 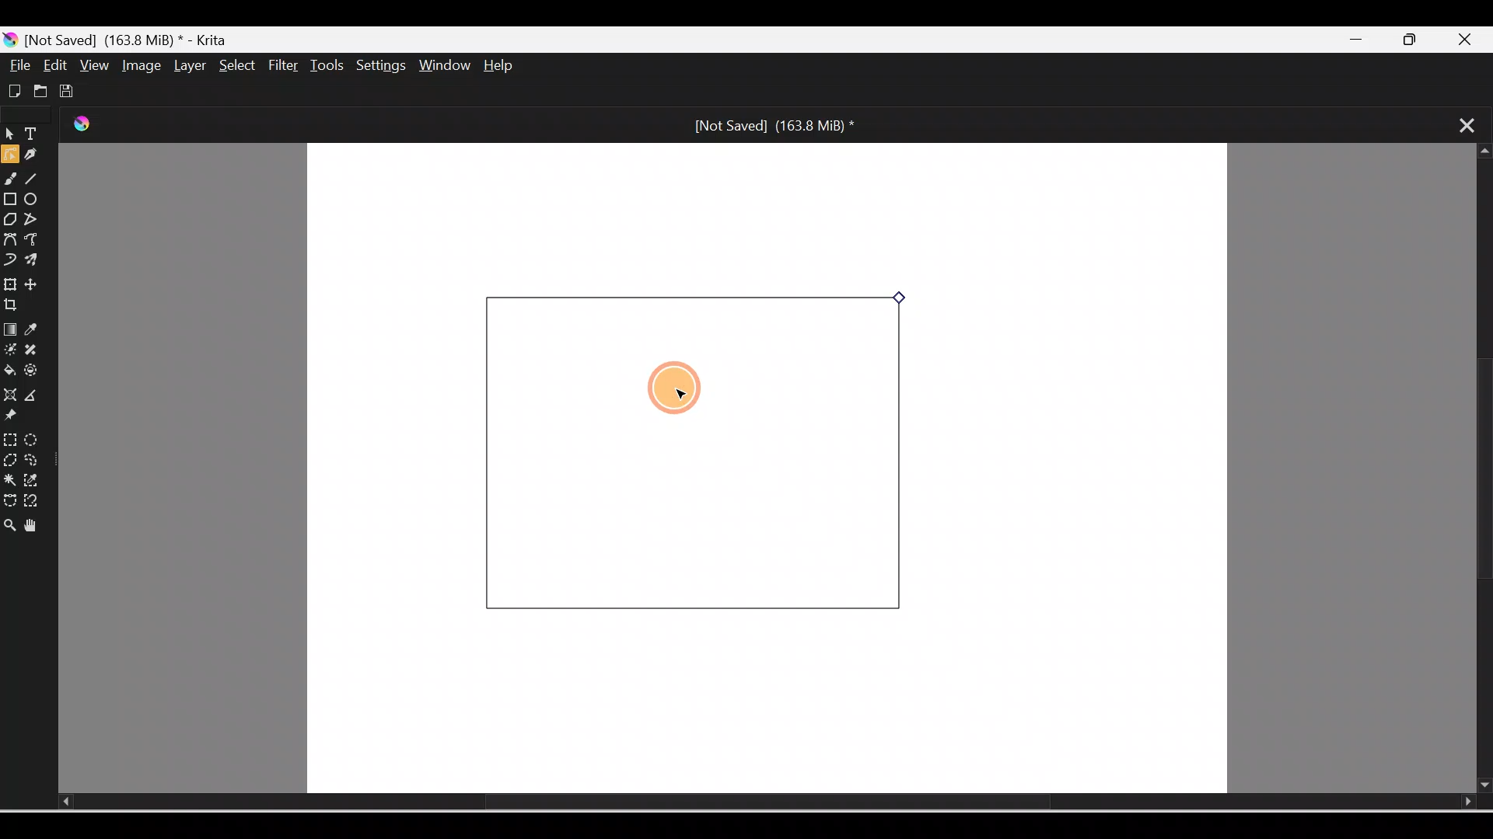 What do you see at coordinates (11, 238) in the screenshot?
I see `Bezier curve tool` at bounding box center [11, 238].